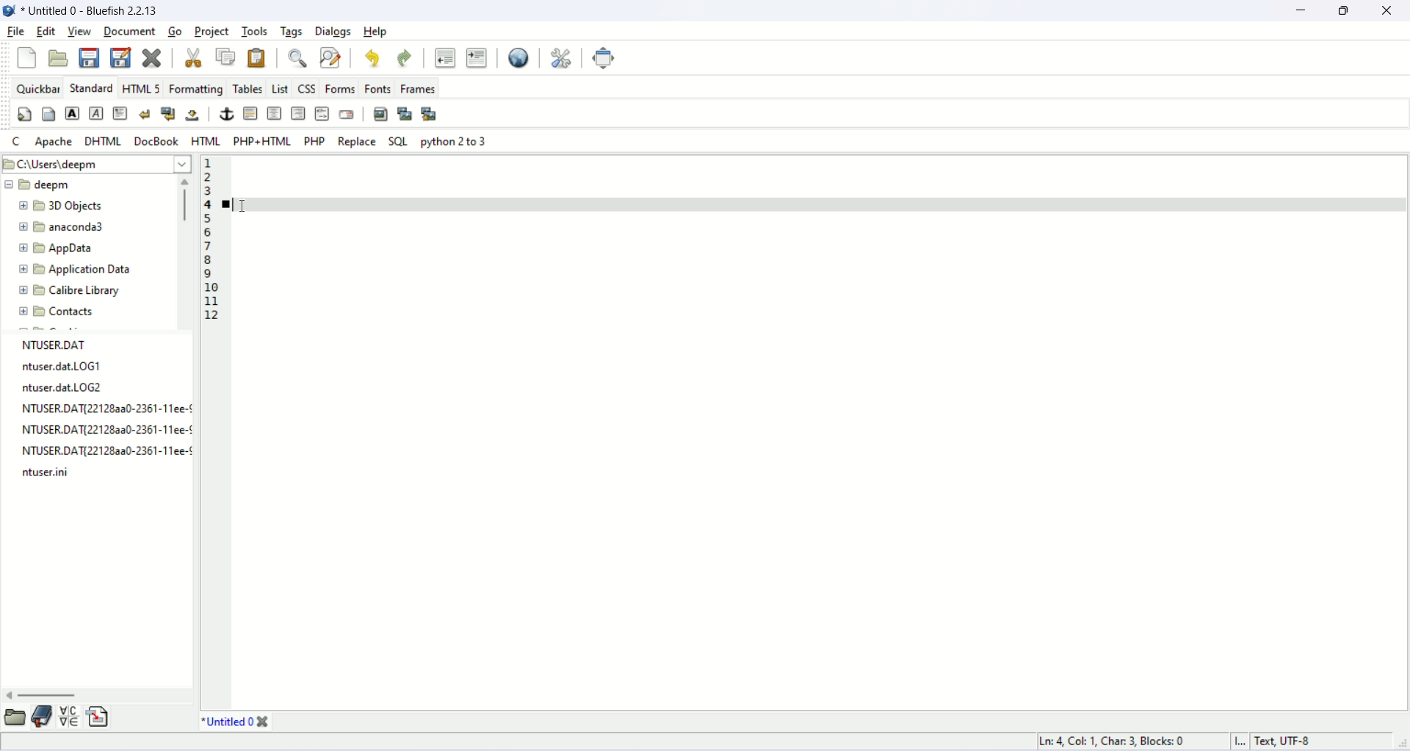  Describe the element at coordinates (293, 32) in the screenshot. I see `tags` at that location.